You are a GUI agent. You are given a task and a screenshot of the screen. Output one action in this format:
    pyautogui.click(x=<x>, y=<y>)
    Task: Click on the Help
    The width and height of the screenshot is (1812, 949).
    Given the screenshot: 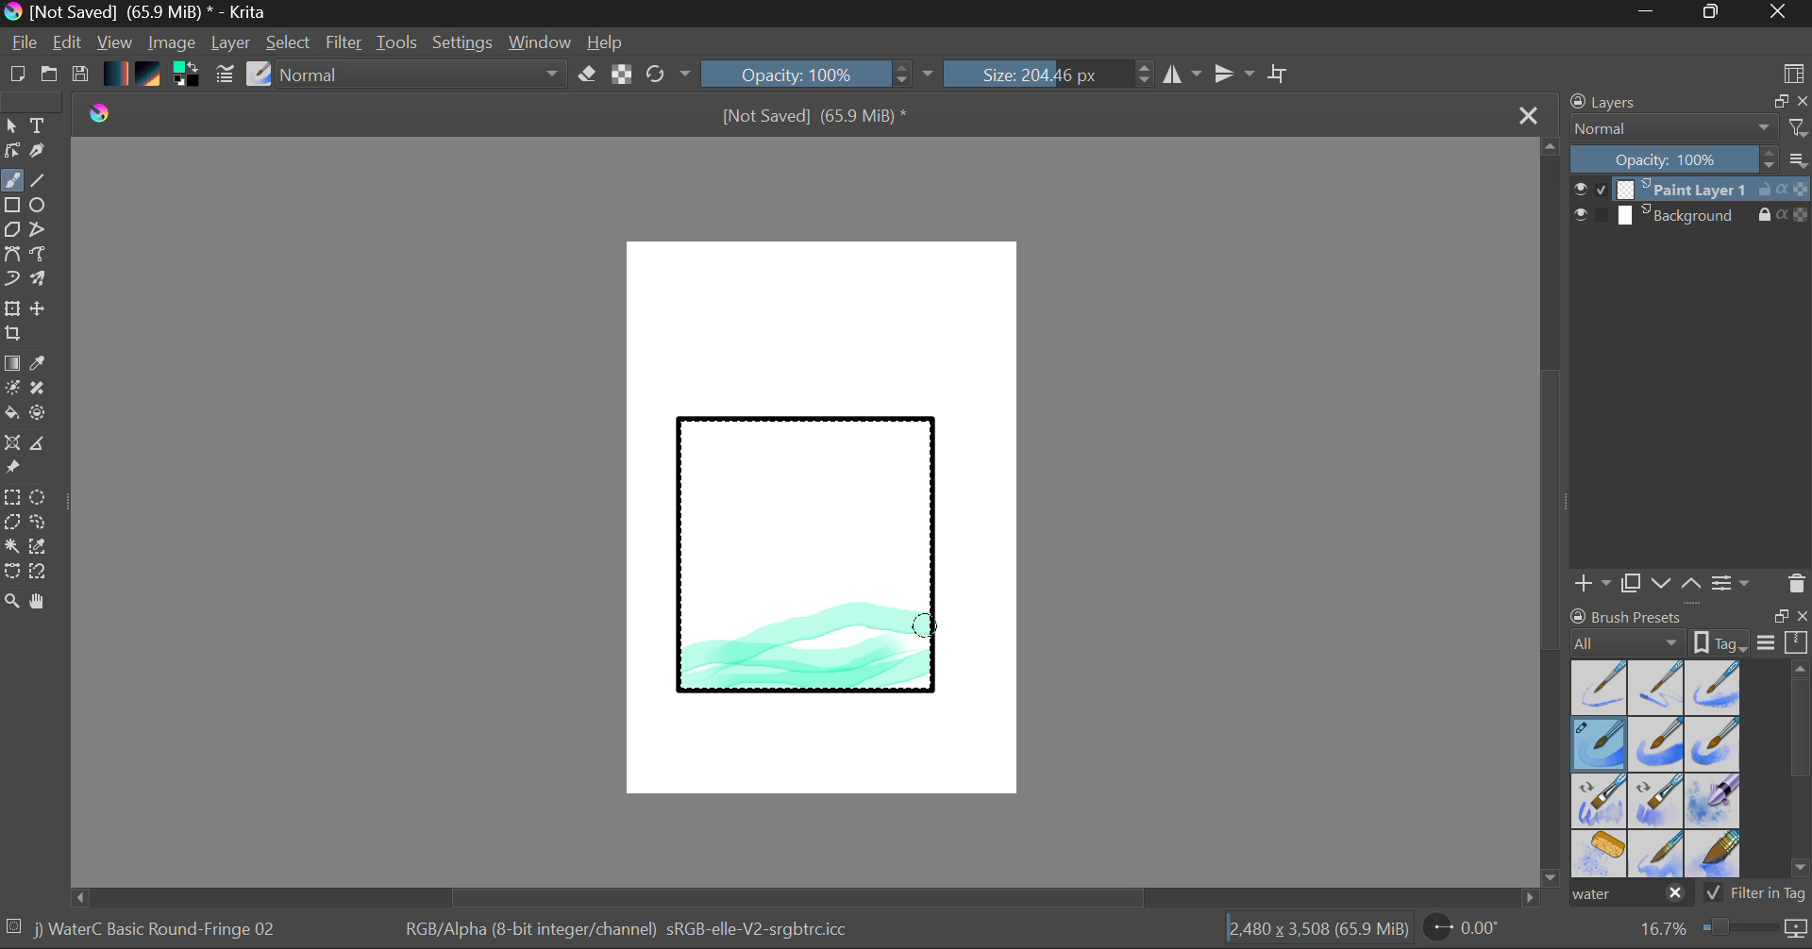 What is the action you would take?
    pyautogui.click(x=606, y=42)
    